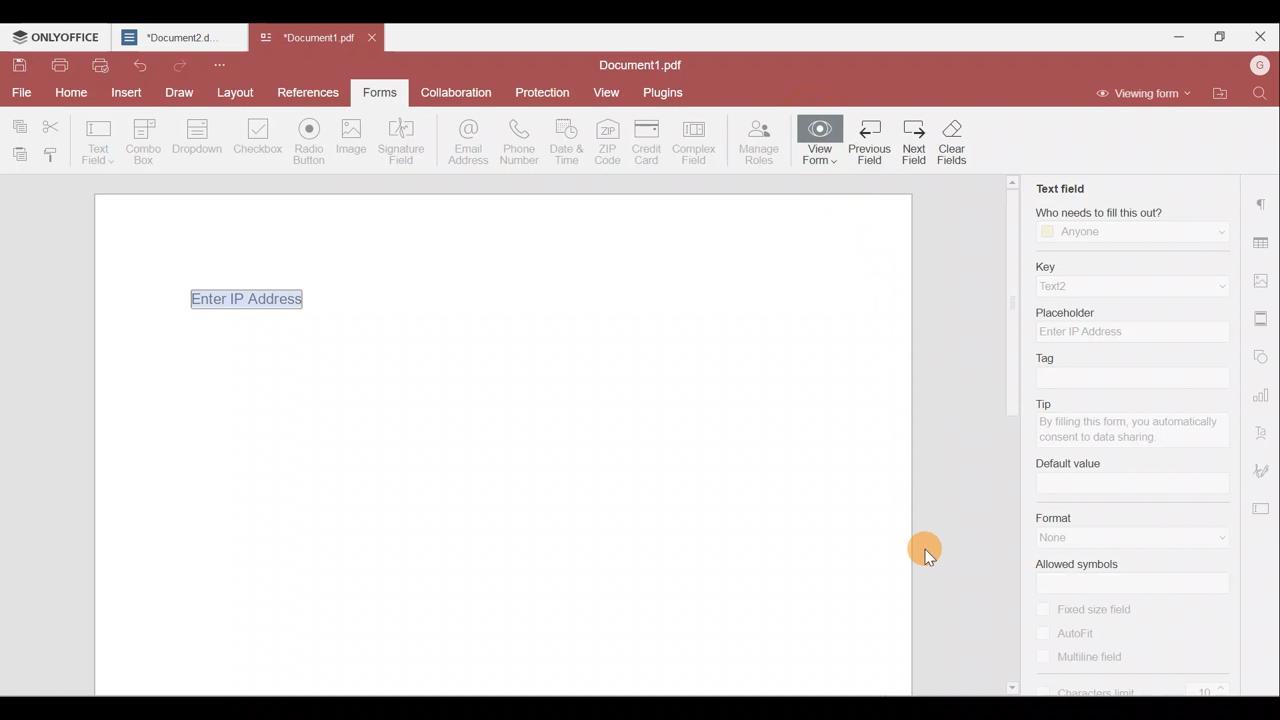 This screenshot has height=720, width=1280. Describe the element at coordinates (665, 92) in the screenshot. I see `Plugins` at that location.